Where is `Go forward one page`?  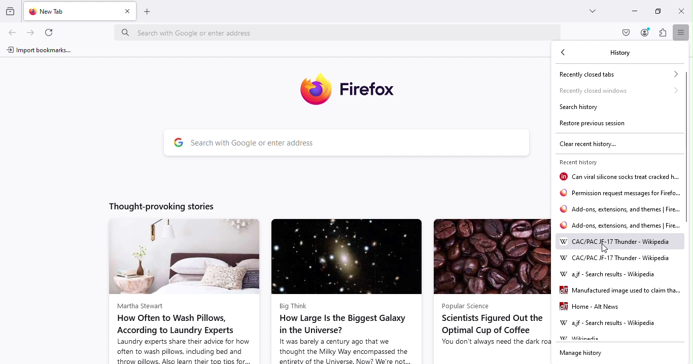
Go forward one page is located at coordinates (30, 32).